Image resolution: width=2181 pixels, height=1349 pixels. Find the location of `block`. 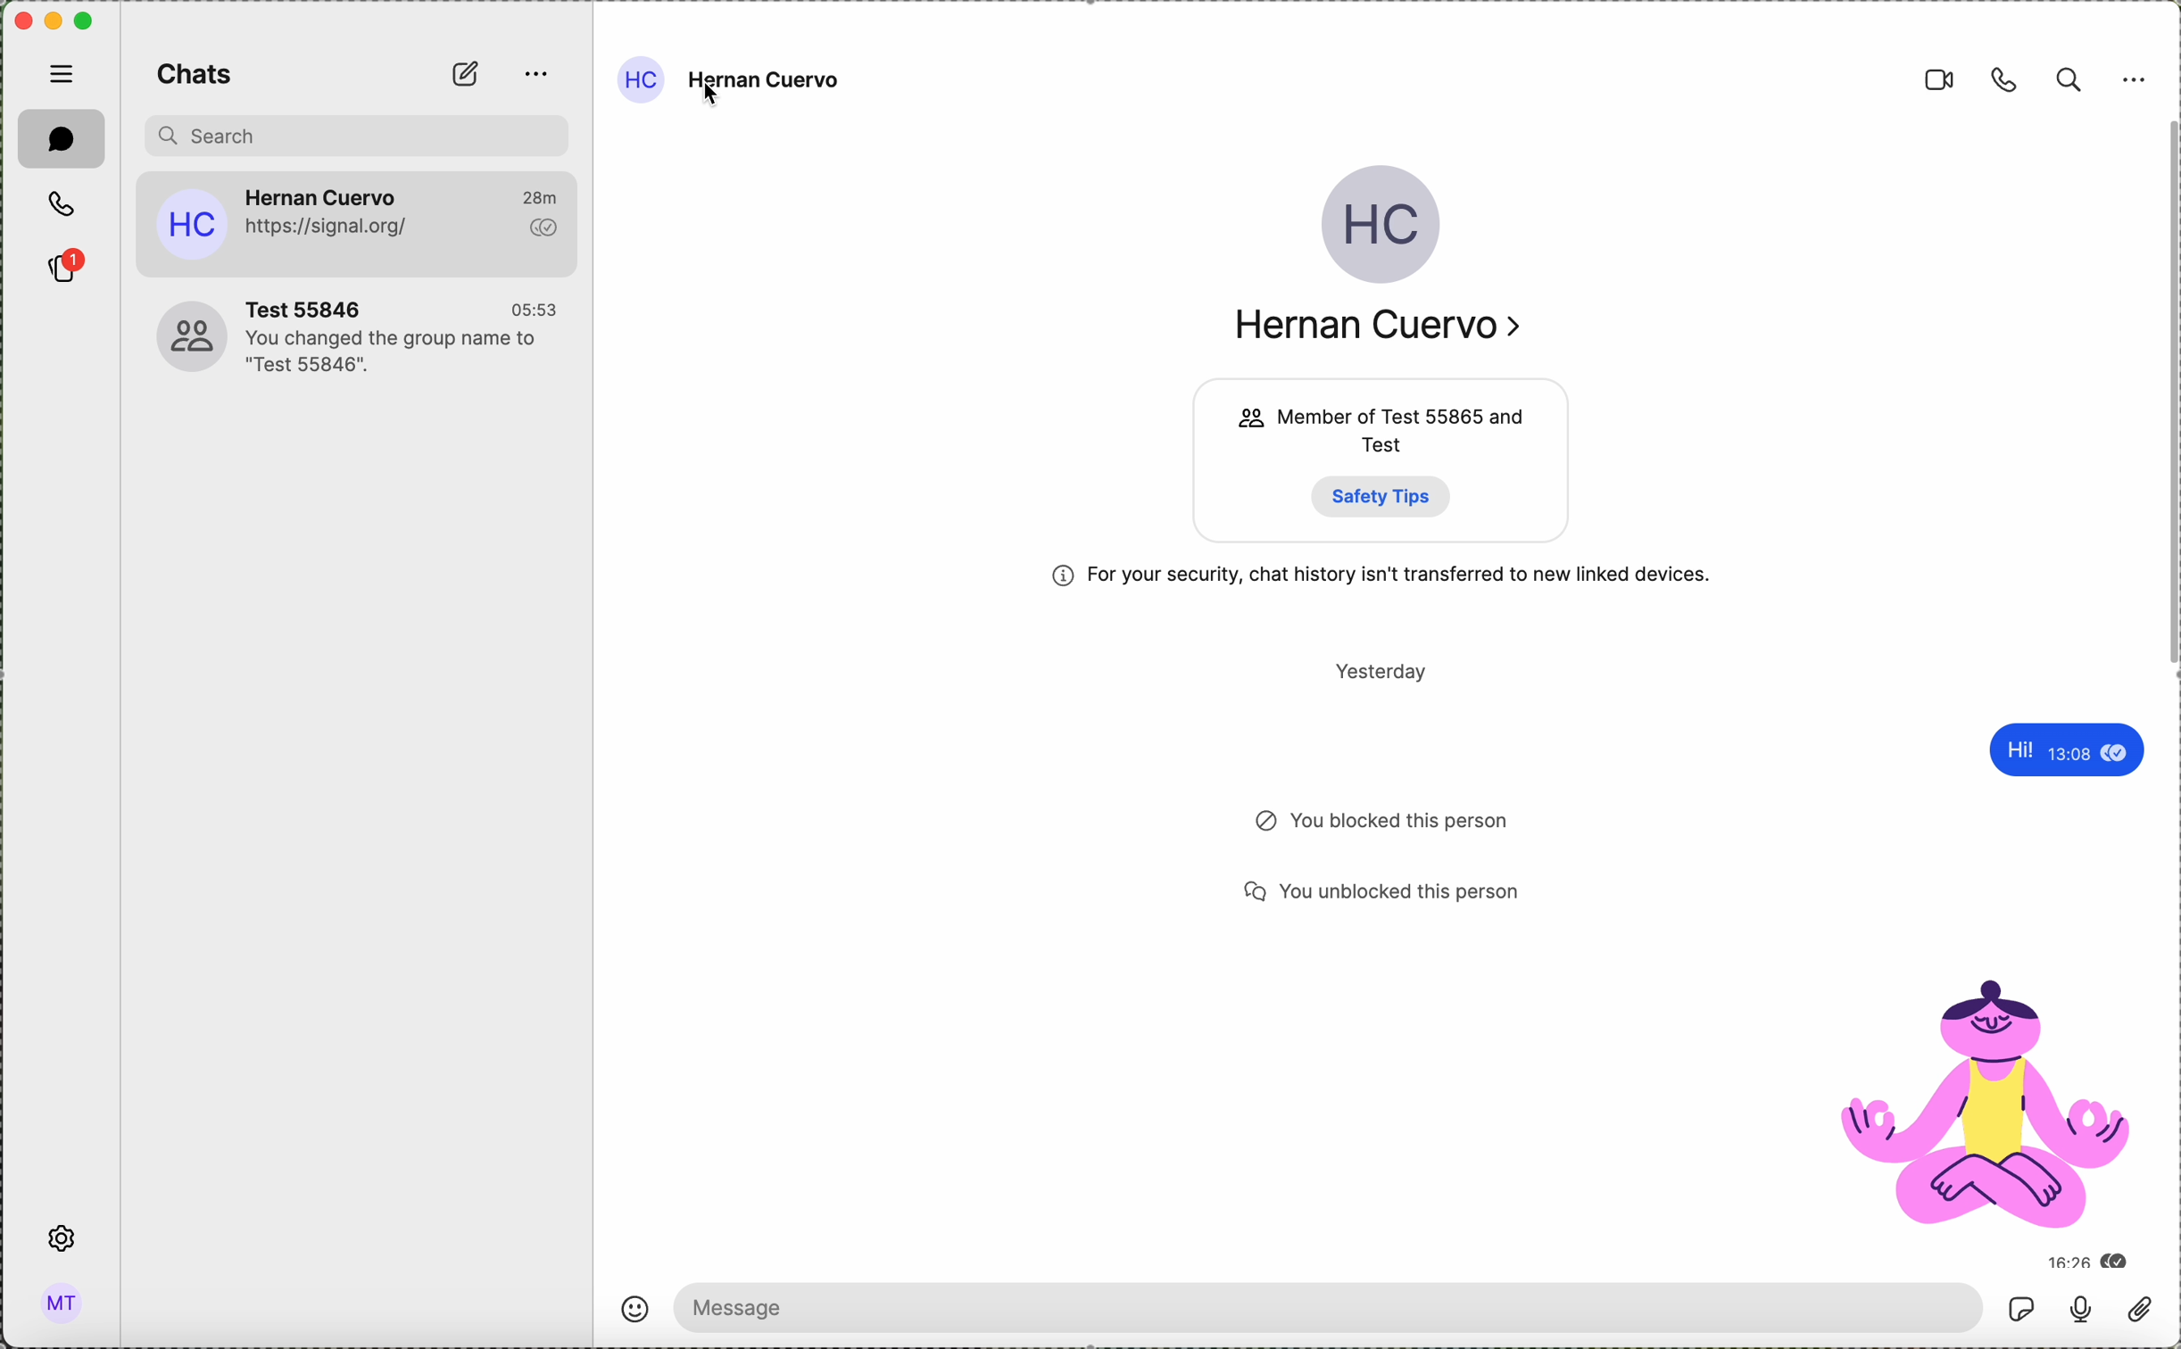

block is located at coordinates (1255, 821).